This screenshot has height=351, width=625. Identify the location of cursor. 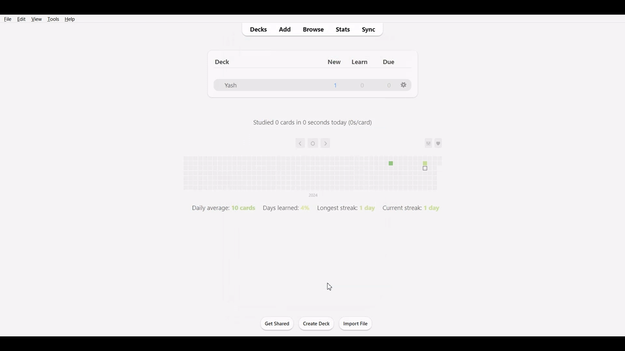
(330, 286).